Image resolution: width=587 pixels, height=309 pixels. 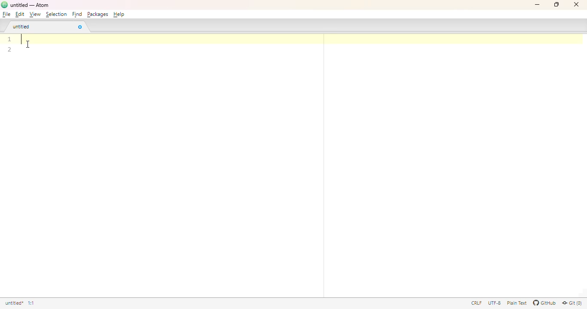 I want to click on file, so click(x=7, y=14).